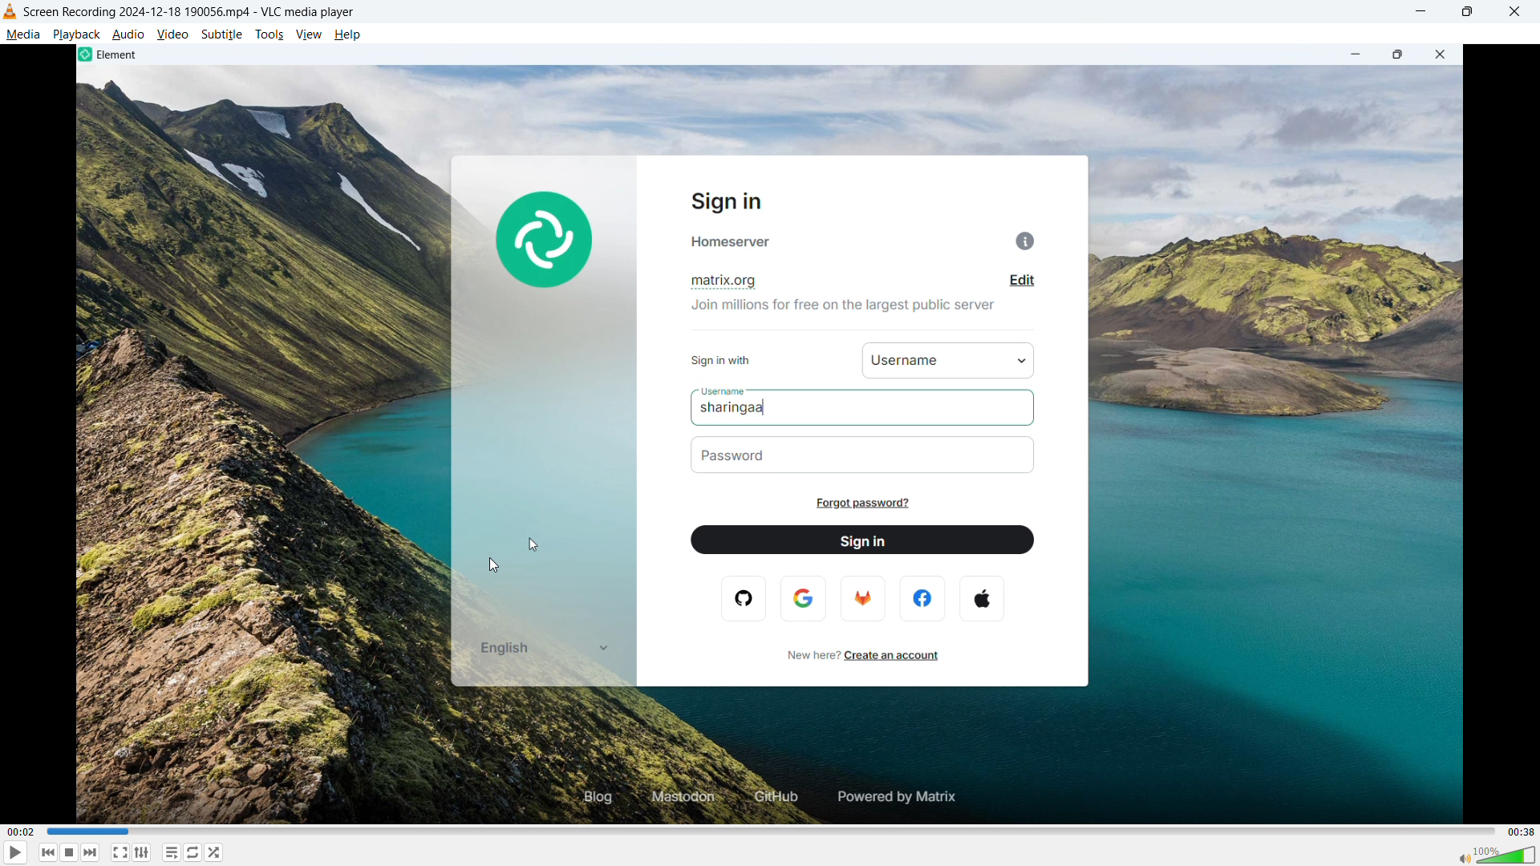 This screenshot has width=1540, height=866. Describe the element at coordinates (730, 280) in the screenshot. I see `matrix.org` at that location.